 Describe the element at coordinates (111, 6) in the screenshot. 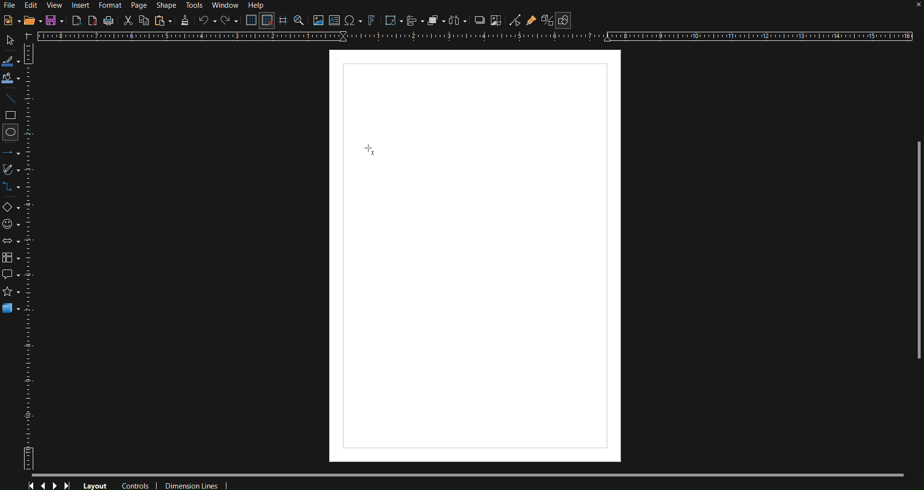

I see `Format` at that location.